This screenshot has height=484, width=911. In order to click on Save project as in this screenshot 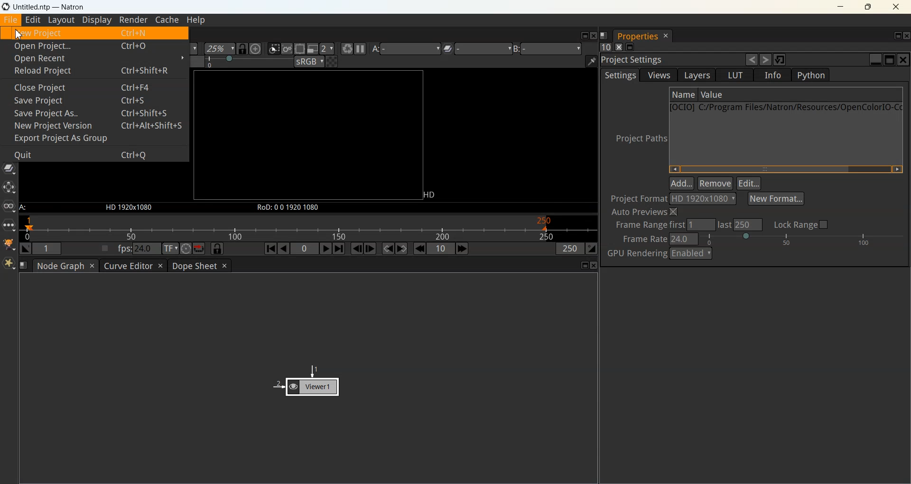, I will do `click(94, 112)`.